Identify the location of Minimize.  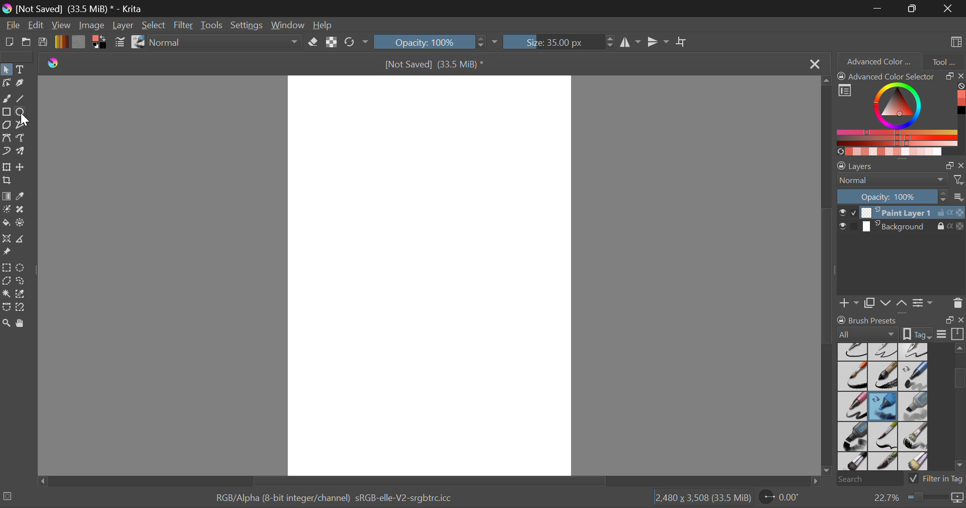
(914, 9).